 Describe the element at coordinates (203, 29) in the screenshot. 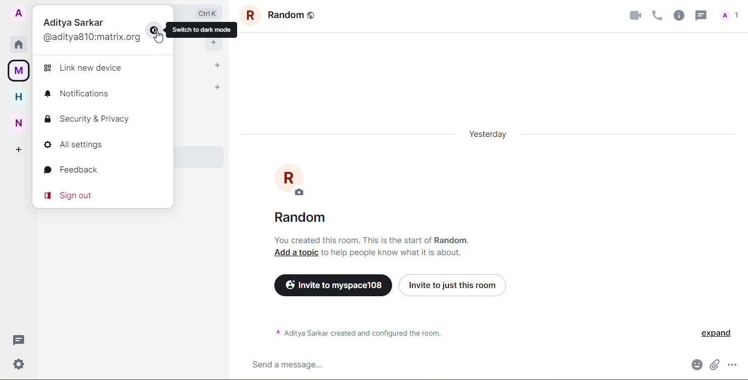

I see `switch to dark mode` at that location.